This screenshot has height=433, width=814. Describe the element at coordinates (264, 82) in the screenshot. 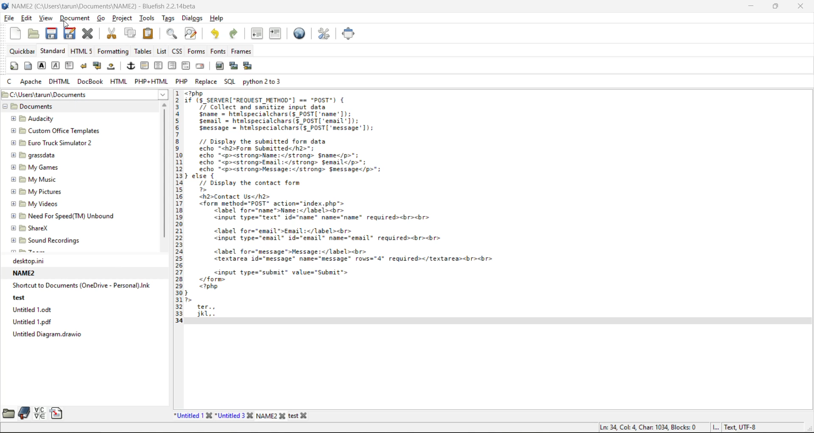

I see `python 2 to 3` at that location.